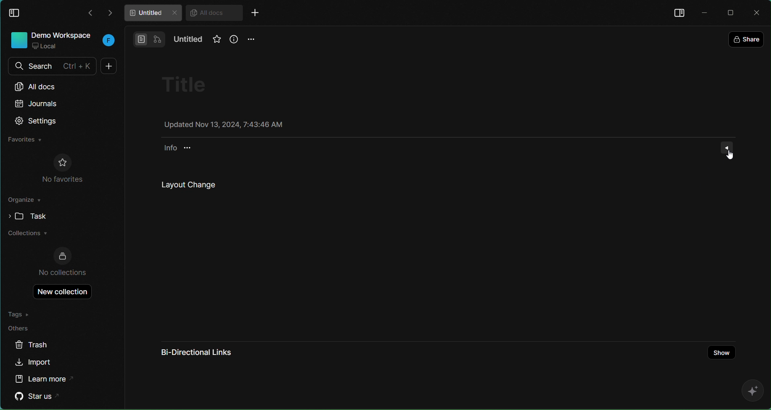 Image resolution: width=771 pixels, height=410 pixels. I want to click on display, so click(16, 12).